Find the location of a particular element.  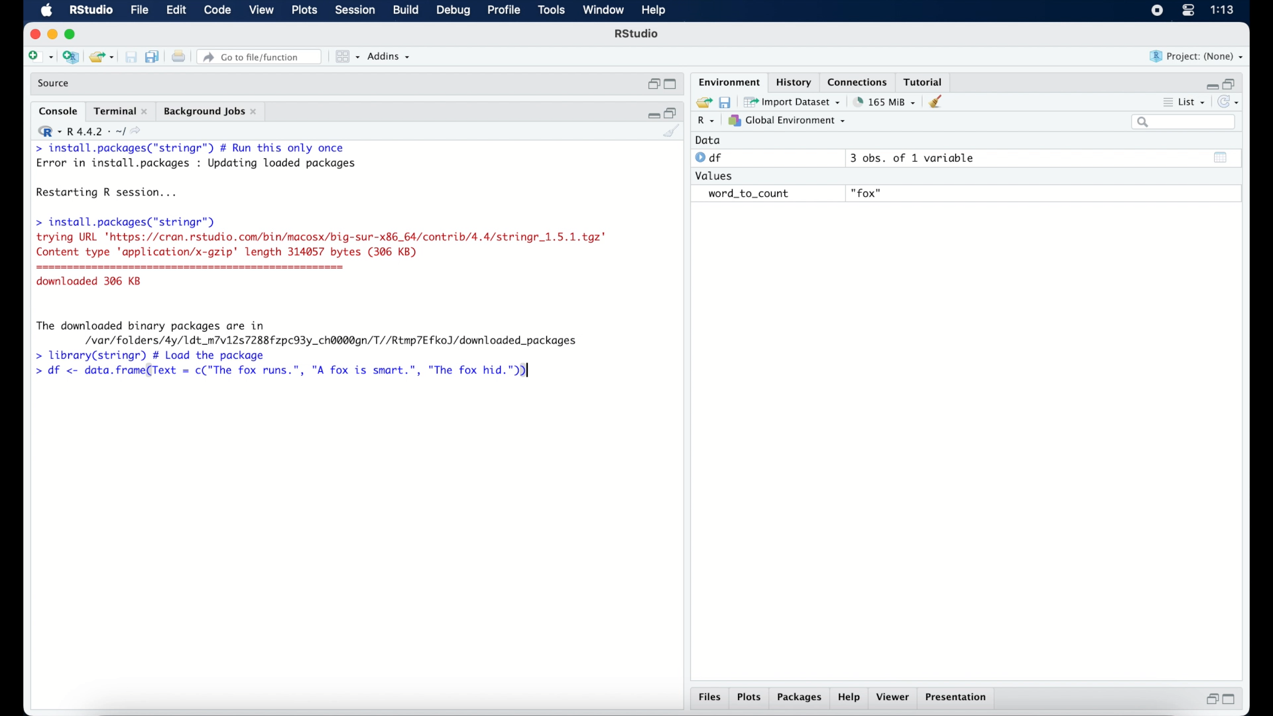

print is located at coordinates (178, 58).